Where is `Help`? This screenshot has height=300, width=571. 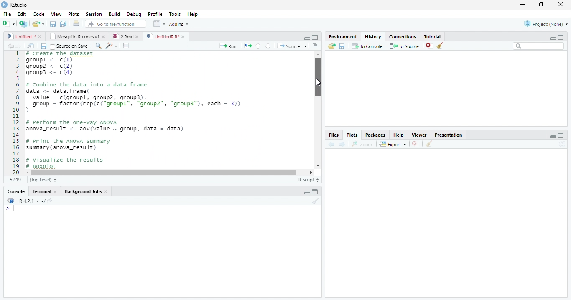
Help is located at coordinates (192, 15).